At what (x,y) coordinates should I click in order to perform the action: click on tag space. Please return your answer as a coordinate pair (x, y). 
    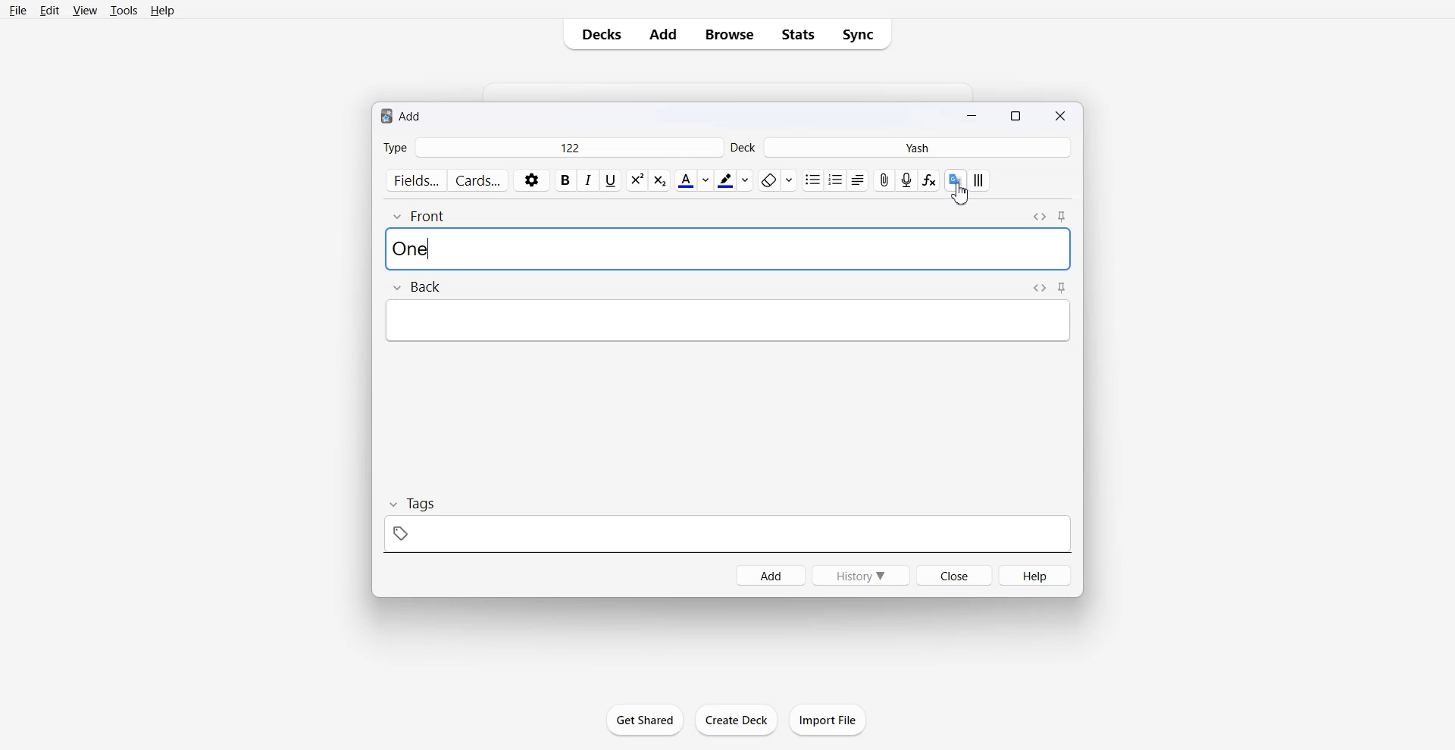
    Looking at the image, I should click on (727, 533).